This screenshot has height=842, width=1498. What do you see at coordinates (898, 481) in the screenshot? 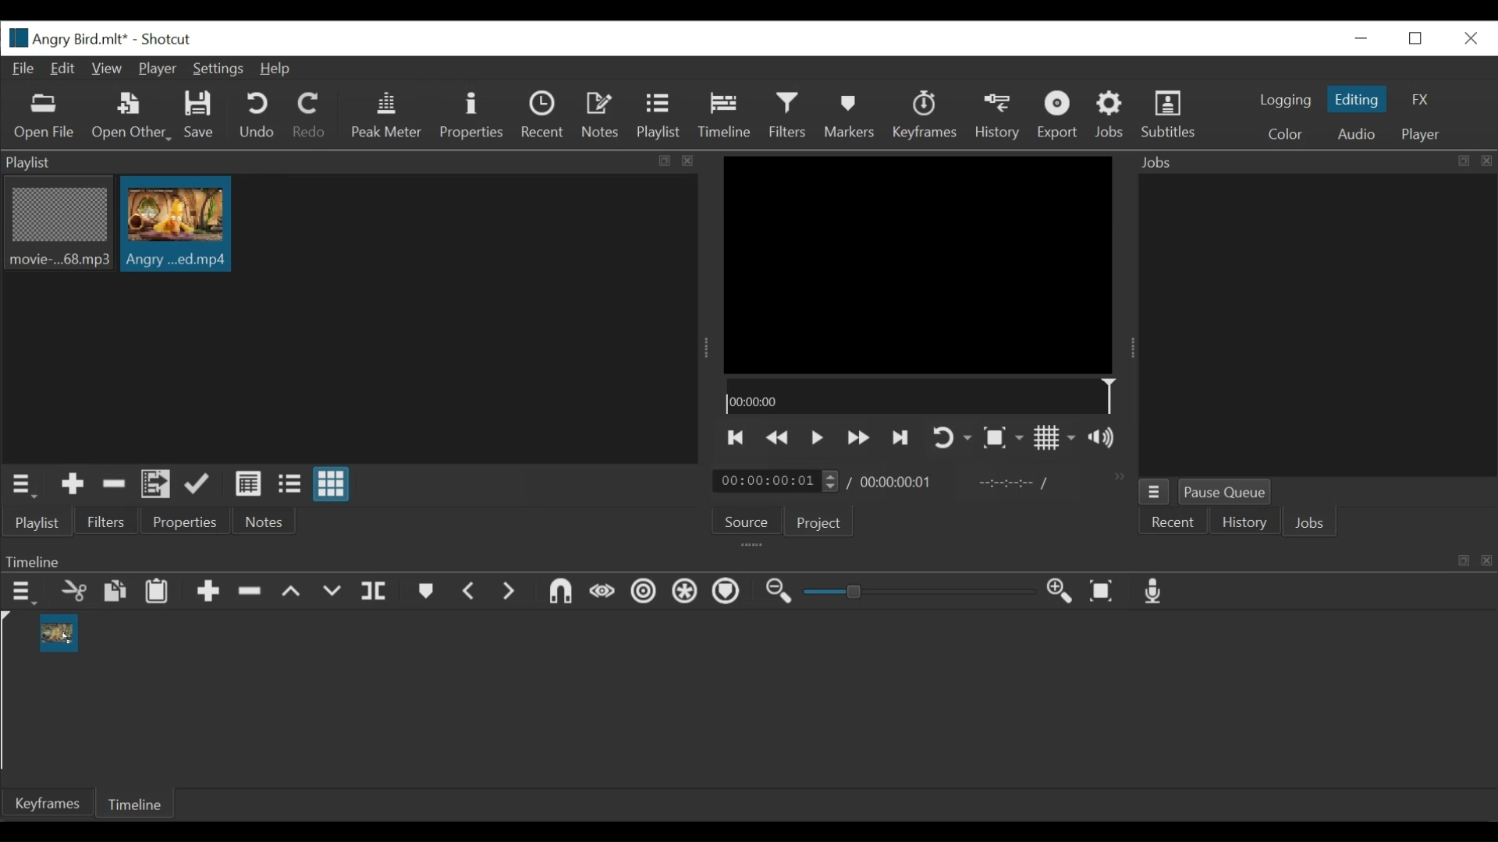
I see `Total Duration` at bounding box center [898, 481].